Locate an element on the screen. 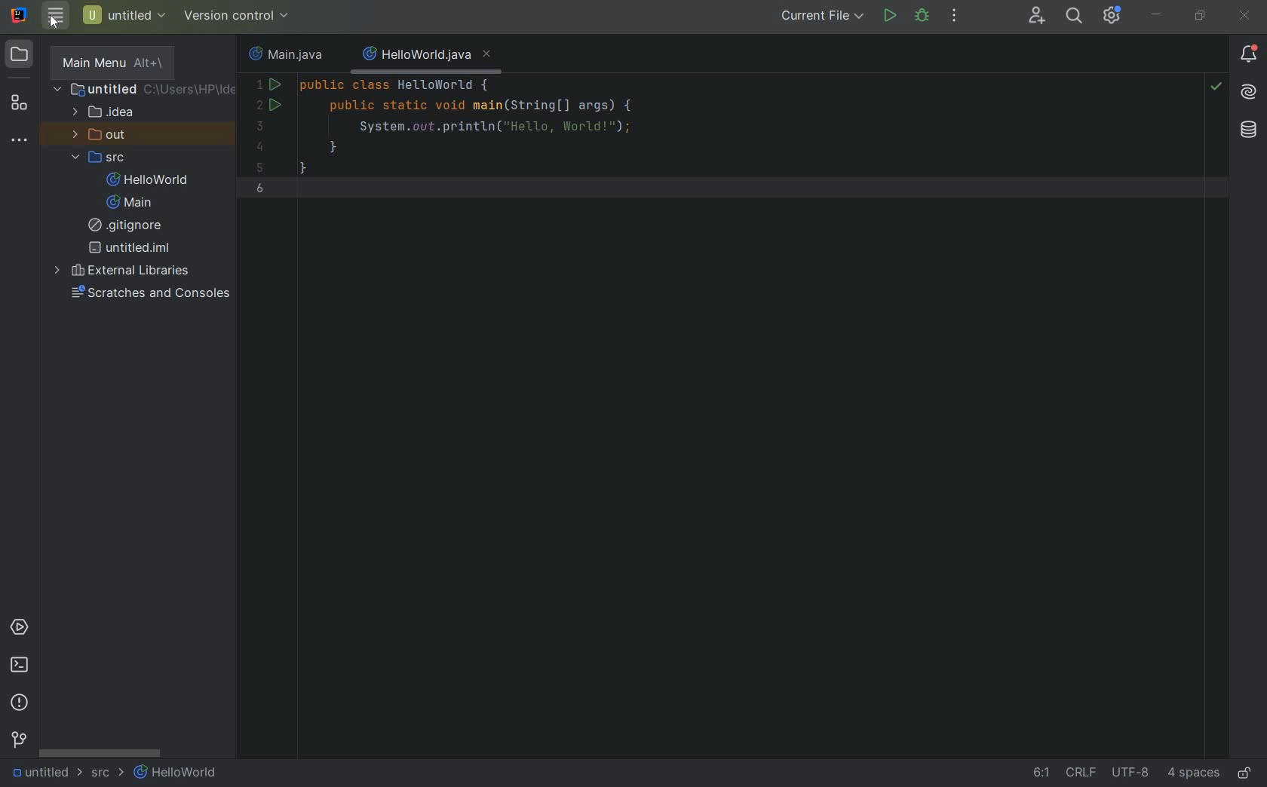 The image size is (1267, 787). Main.java is located at coordinates (288, 54).